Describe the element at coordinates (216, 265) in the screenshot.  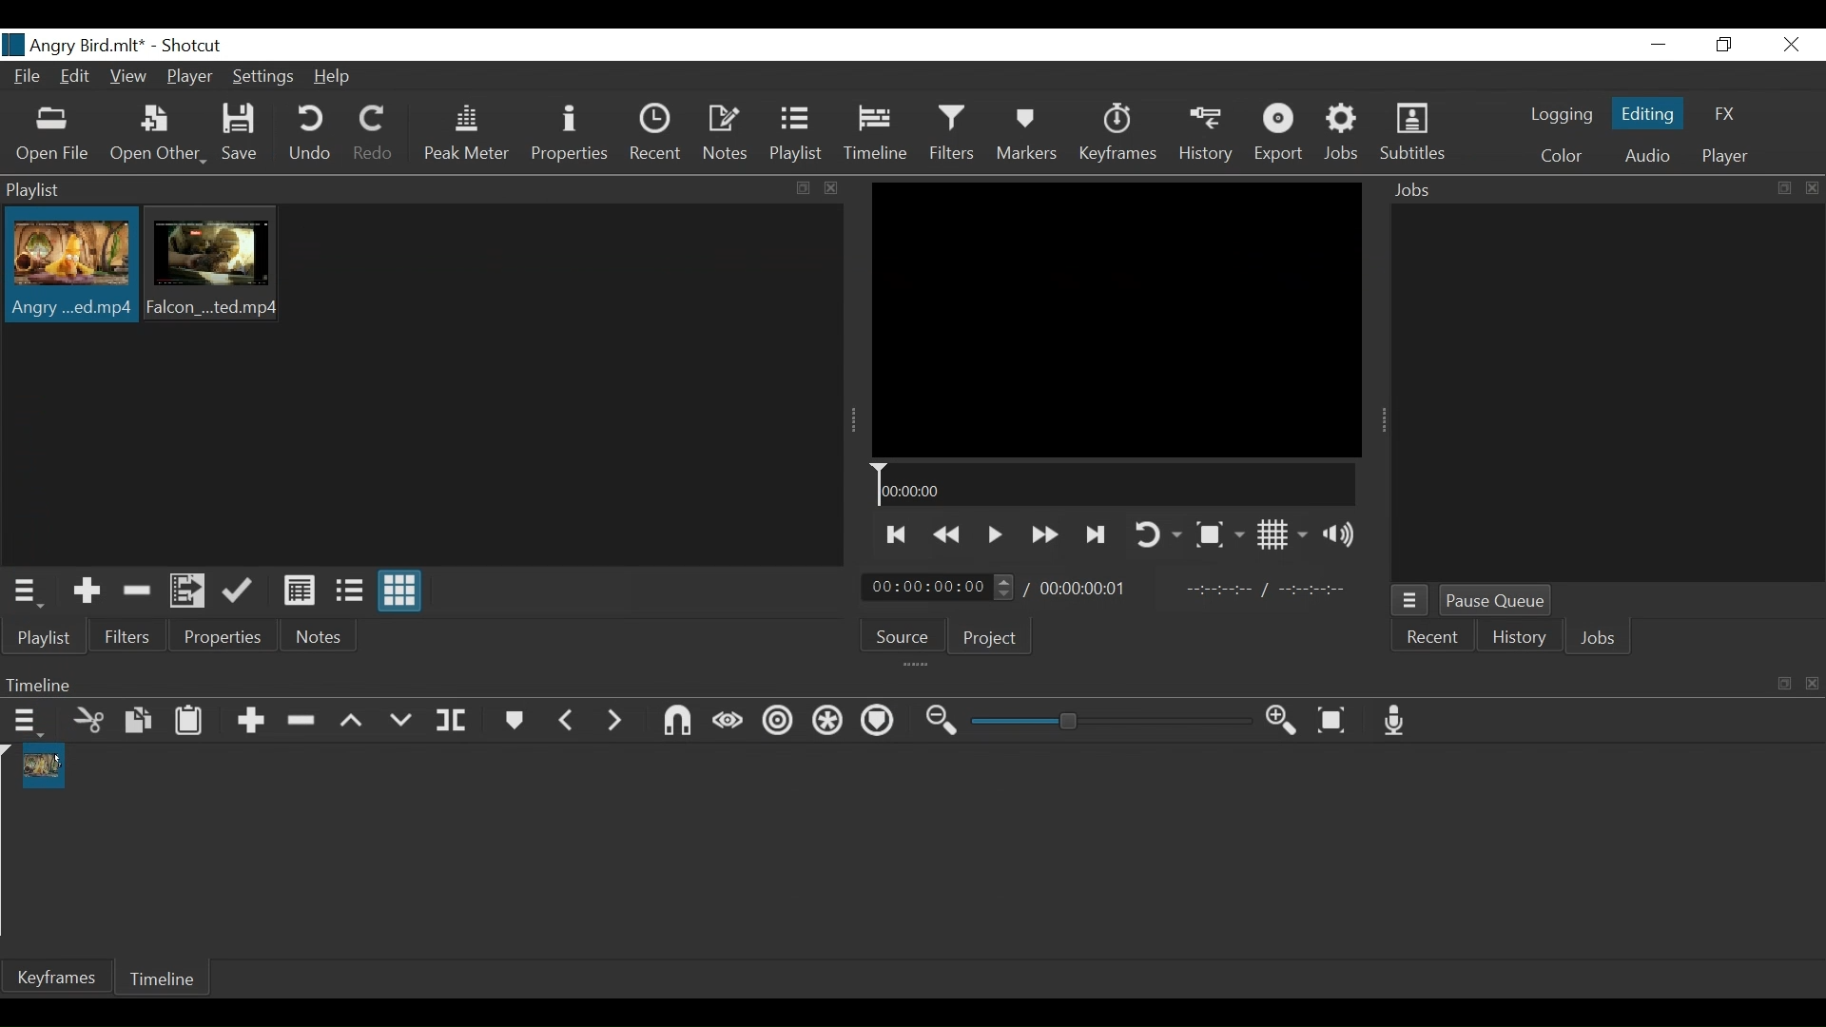
I see `Clip` at that location.